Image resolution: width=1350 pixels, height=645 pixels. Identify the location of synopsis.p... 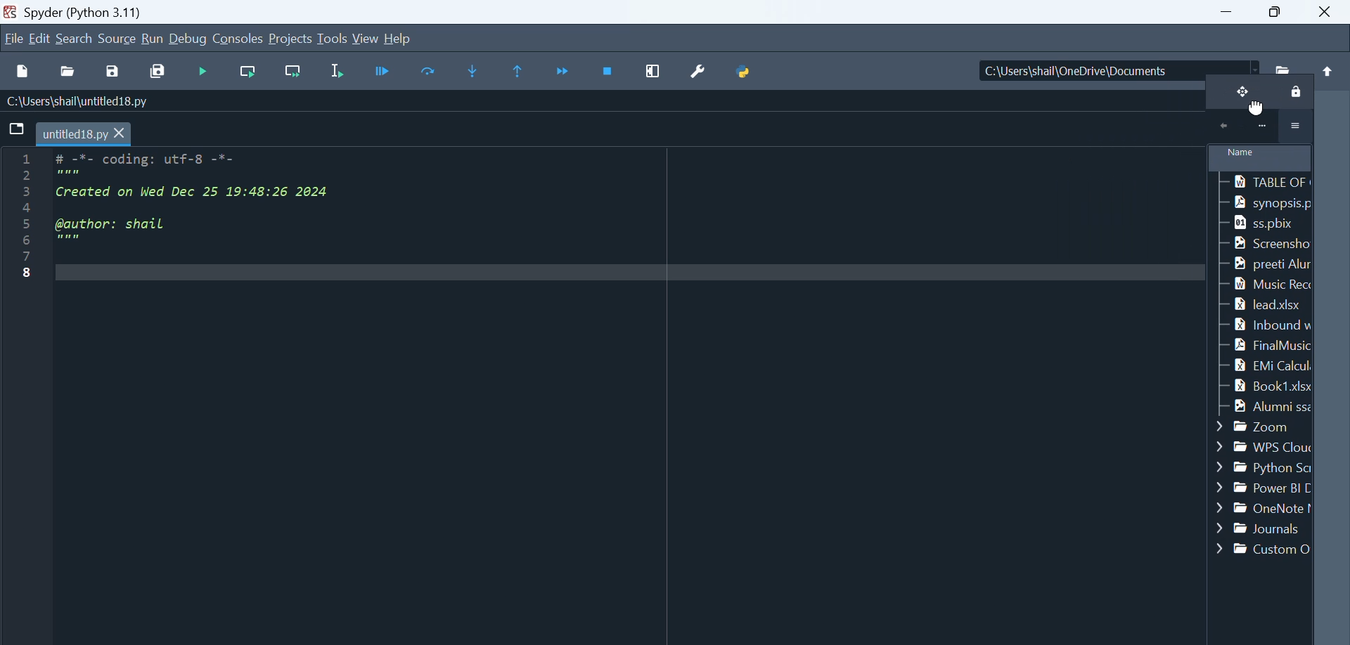
(1266, 204).